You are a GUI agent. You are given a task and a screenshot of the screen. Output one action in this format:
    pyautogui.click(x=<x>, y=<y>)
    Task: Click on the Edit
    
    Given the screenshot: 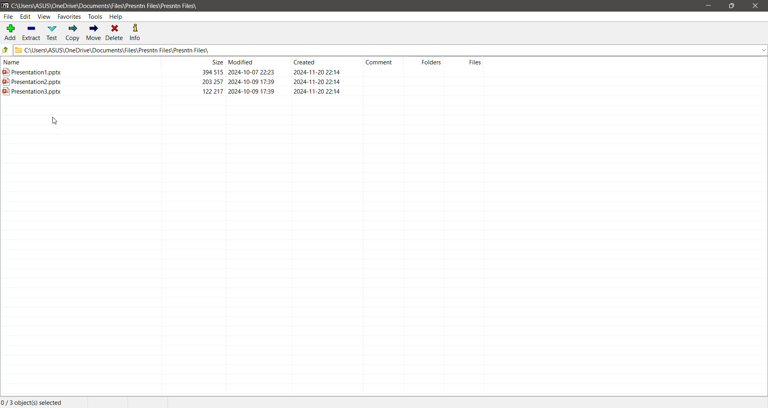 What is the action you would take?
    pyautogui.click(x=26, y=16)
    